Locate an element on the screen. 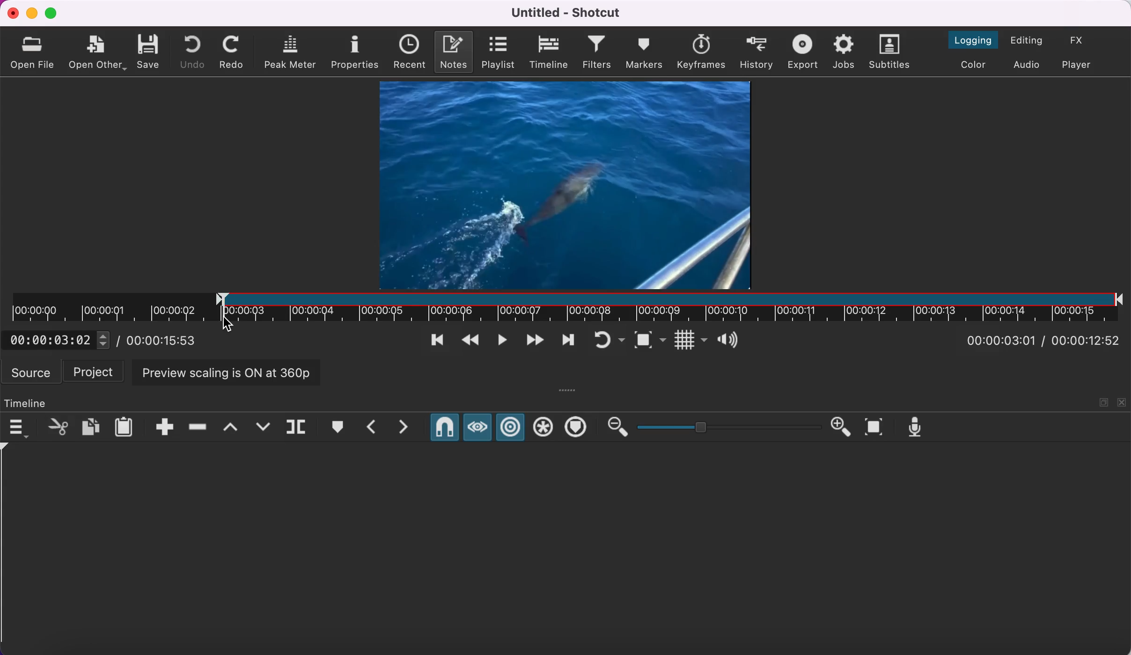  project is located at coordinates (95, 372).